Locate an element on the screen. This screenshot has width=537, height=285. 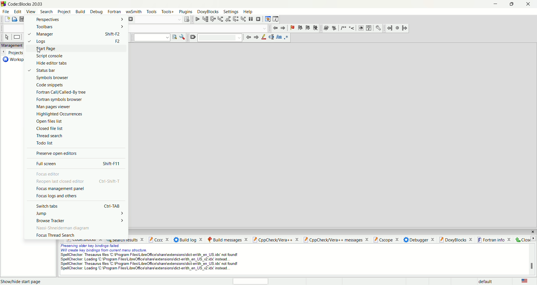
debug is located at coordinates (97, 12).